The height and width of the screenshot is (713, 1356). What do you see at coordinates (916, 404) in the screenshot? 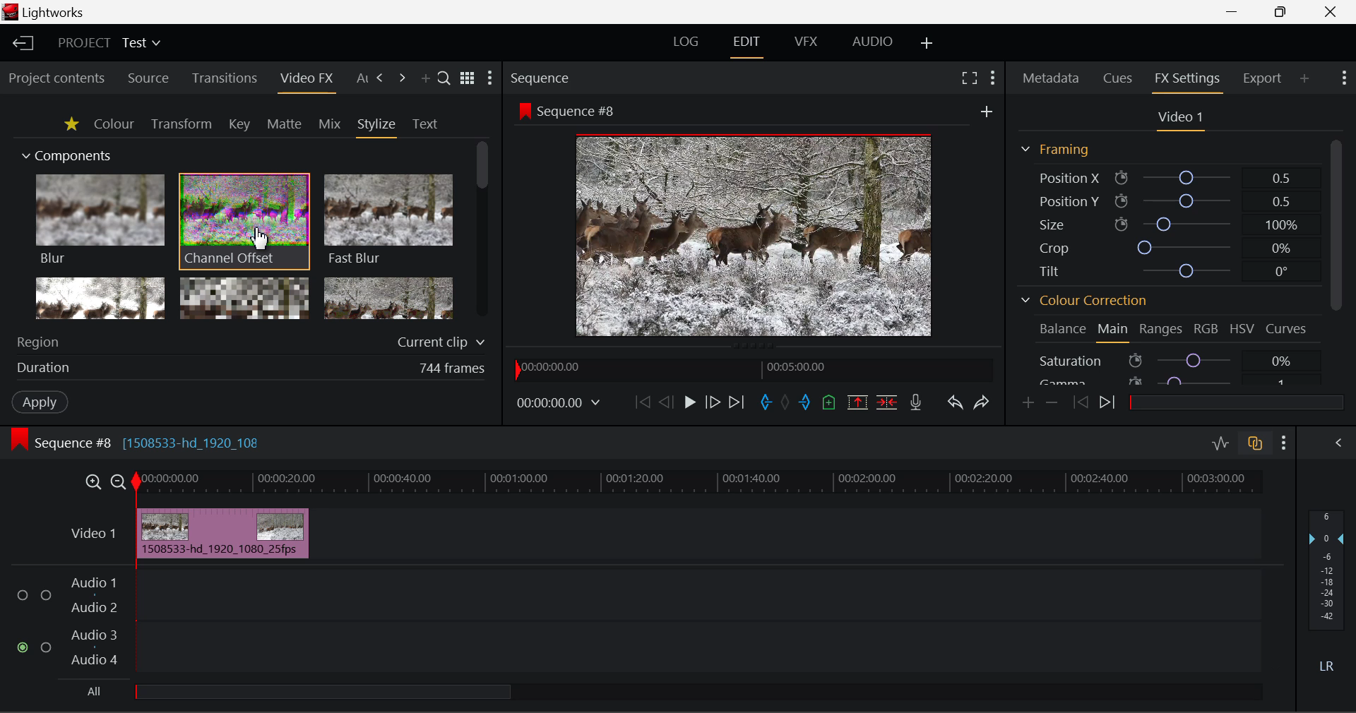
I see `Record Voiceover` at bounding box center [916, 404].